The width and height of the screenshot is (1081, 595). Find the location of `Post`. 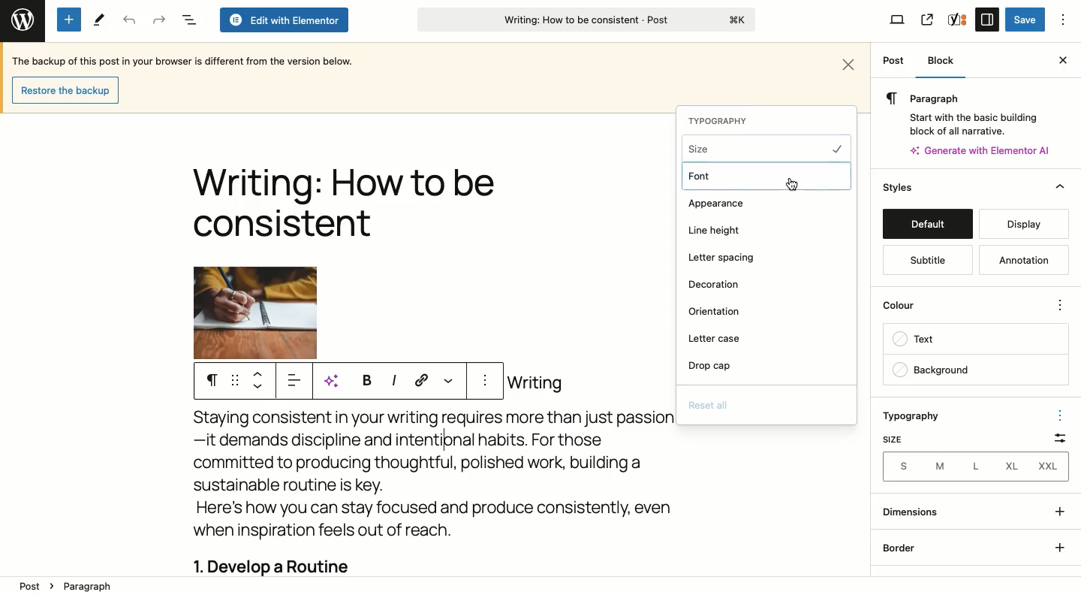

Post is located at coordinates (893, 62).